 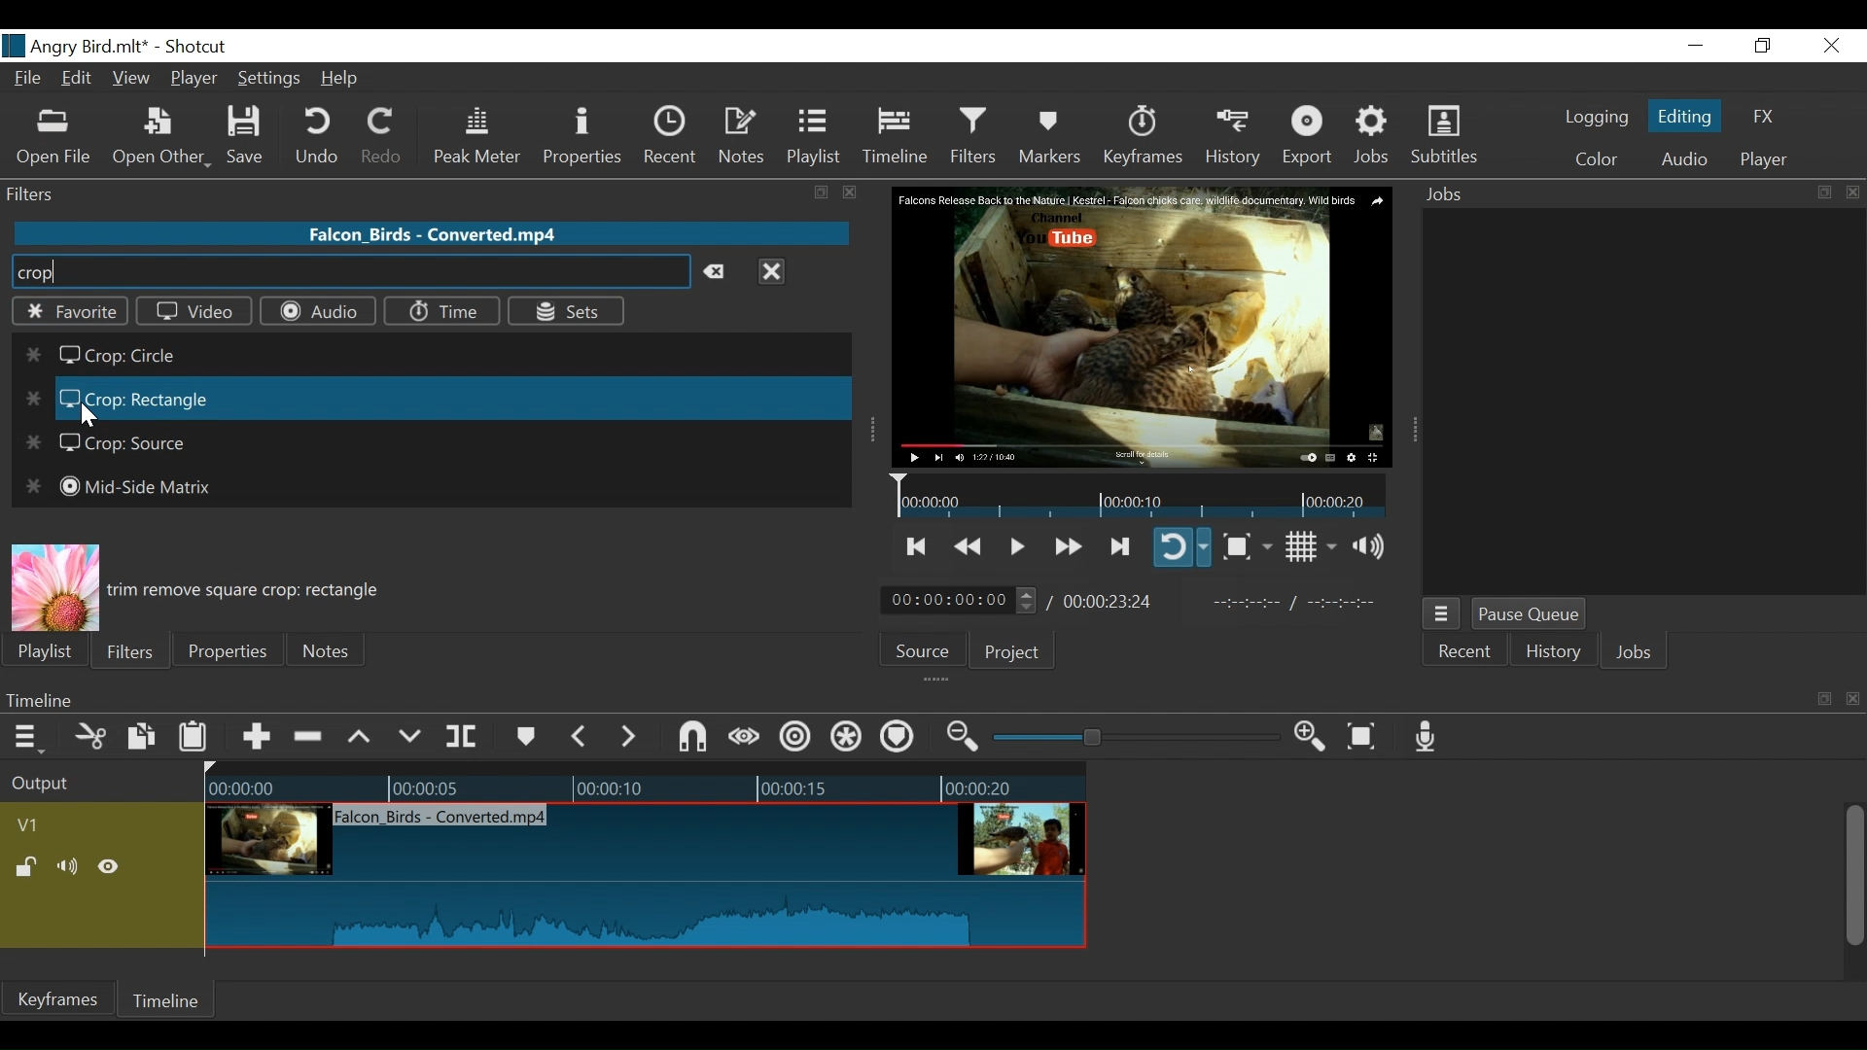 What do you see at coordinates (918, 546) in the screenshot?
I see `Skip to the previous point` at bounding box center [918, 546].